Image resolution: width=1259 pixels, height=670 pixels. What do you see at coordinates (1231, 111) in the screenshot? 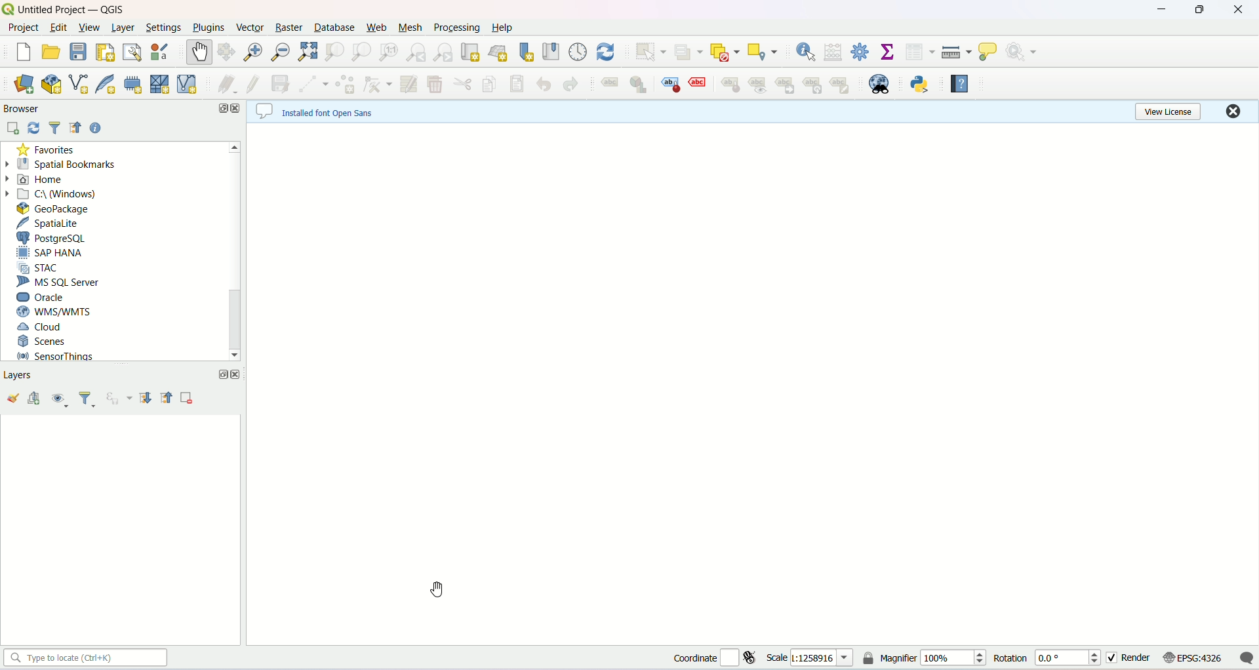
I see `close` at bounding box center [1231, 111].